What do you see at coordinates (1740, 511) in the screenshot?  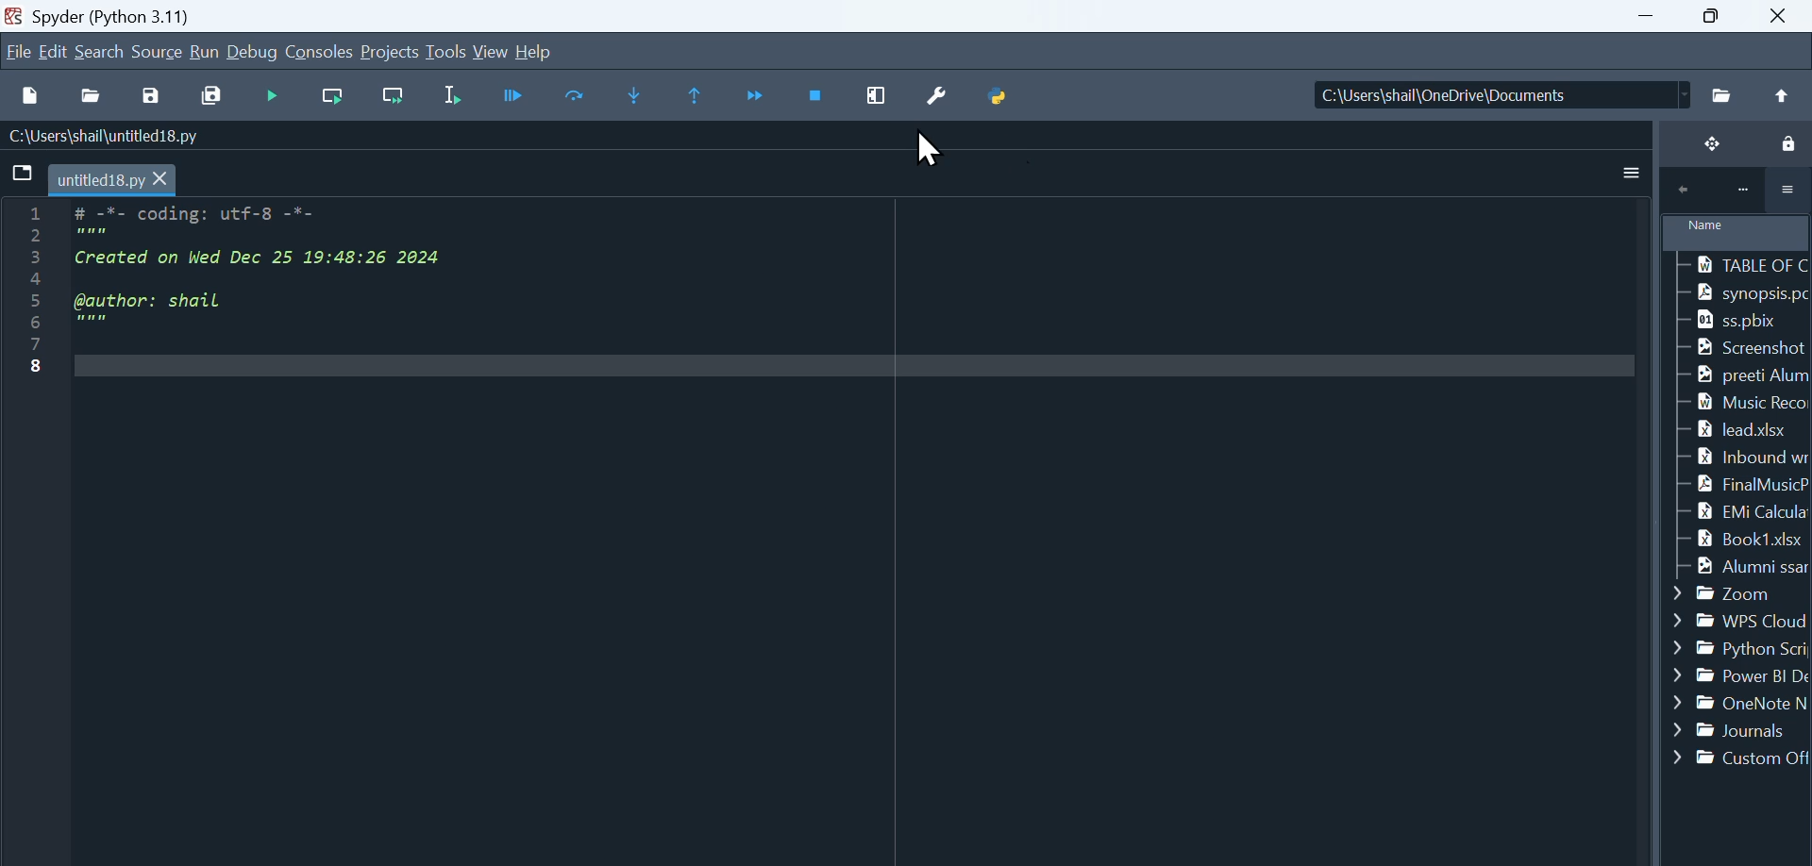 I see `EM: Calcul:..` at bounding box center [1740, 511].